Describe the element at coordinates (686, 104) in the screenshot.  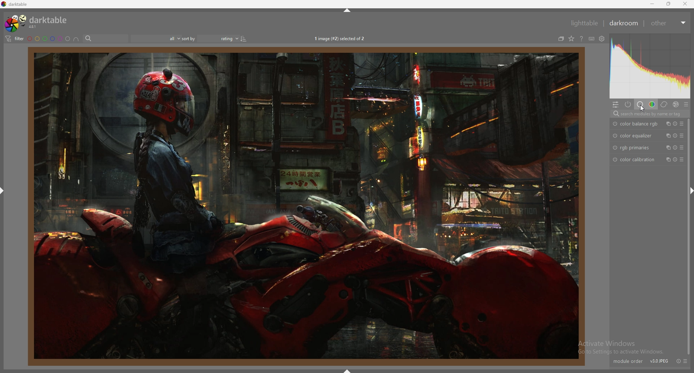
I see `presets` at that location.